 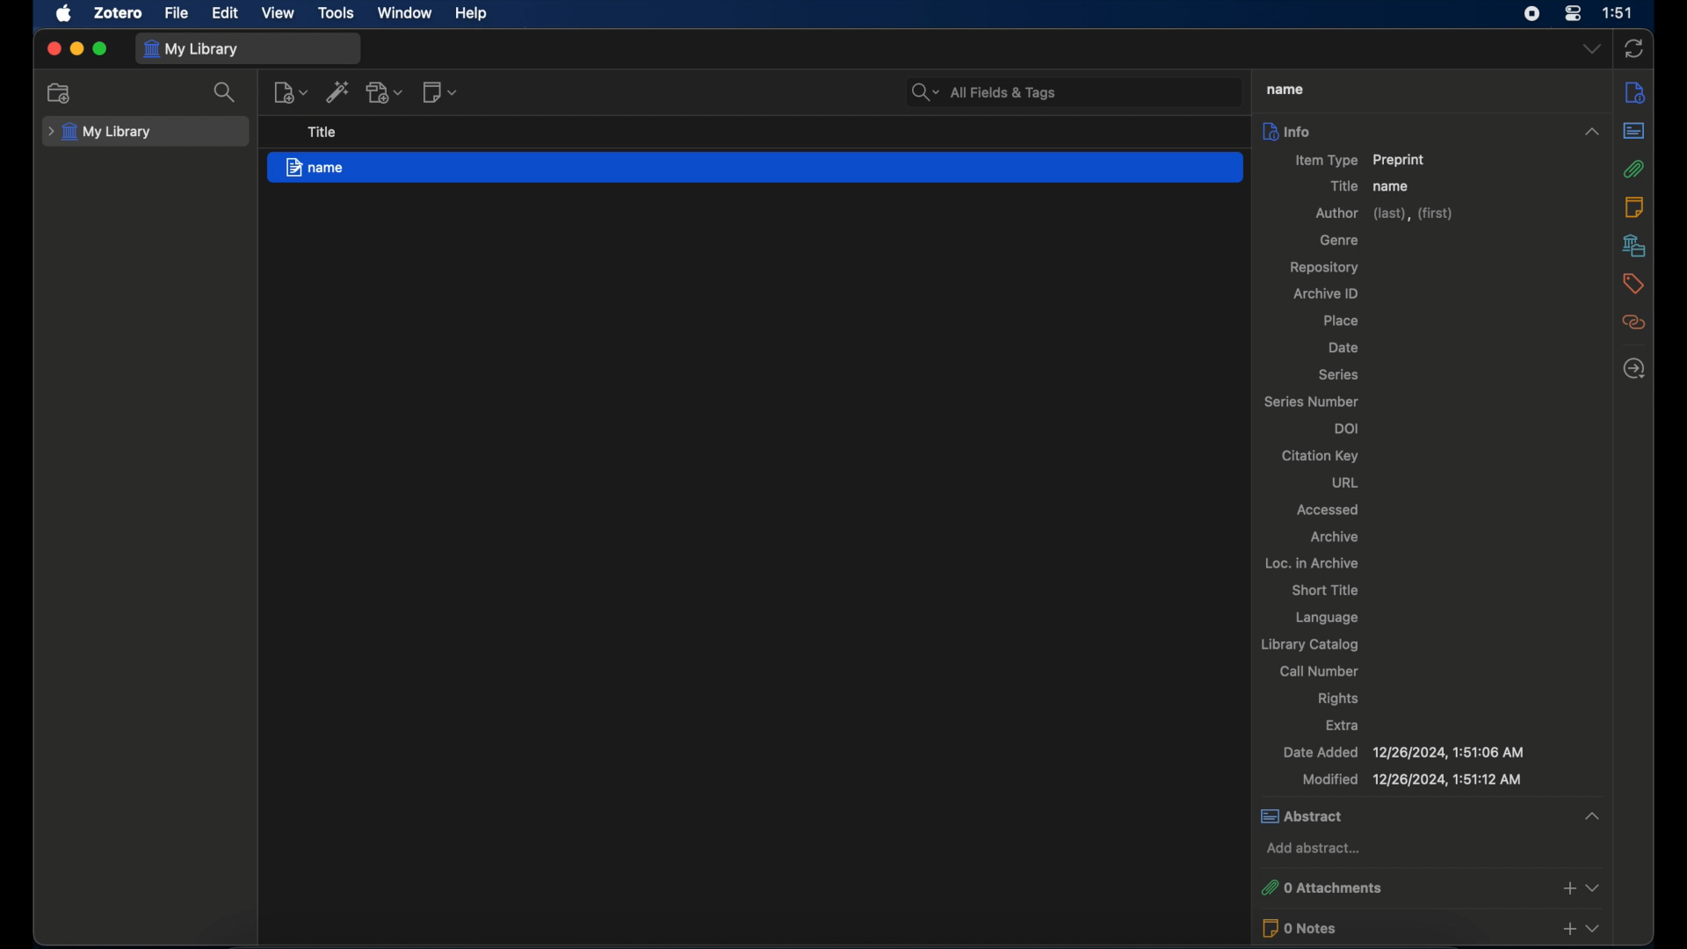 I want to click on attachments, so click(x=1635, y=169).